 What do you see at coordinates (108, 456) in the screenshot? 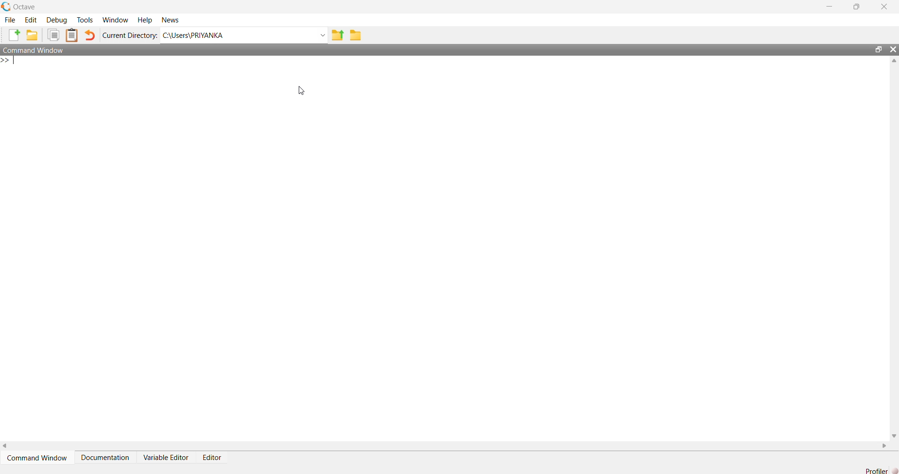
I see `Documentation` at bounding box center [108, 456].